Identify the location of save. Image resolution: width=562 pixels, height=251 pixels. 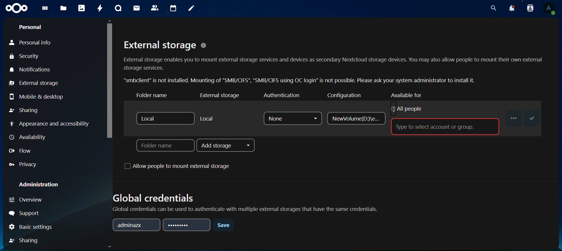
(532, 118).